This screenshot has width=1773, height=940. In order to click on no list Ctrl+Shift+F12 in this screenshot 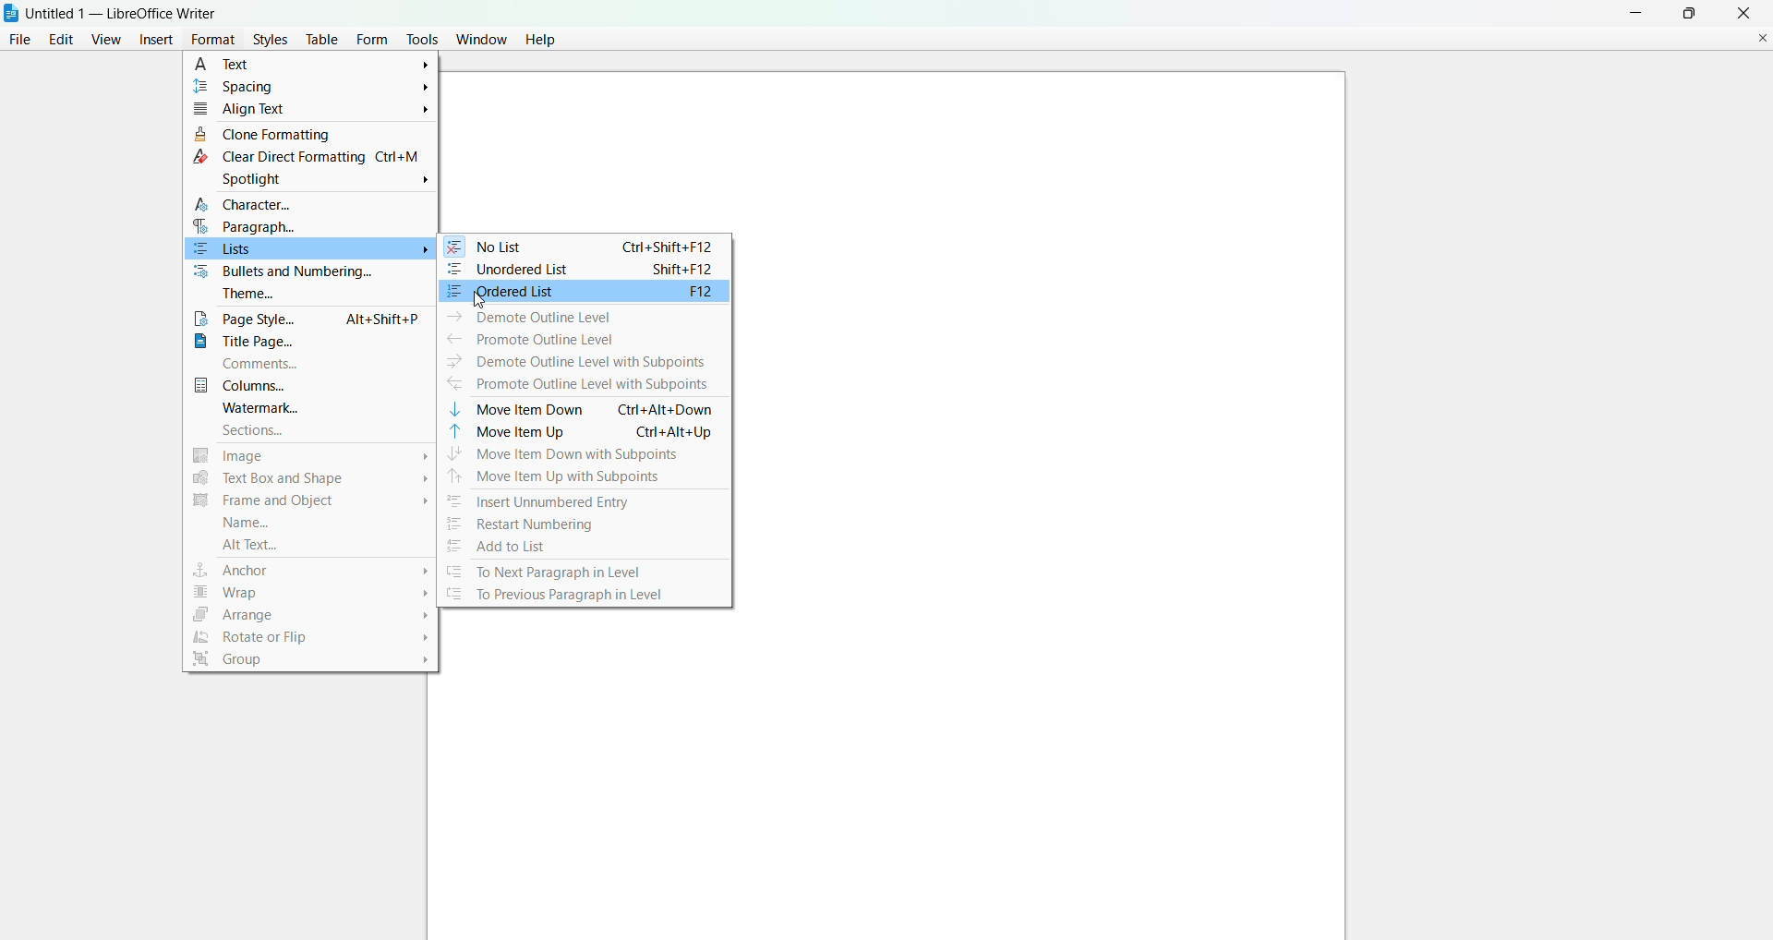, I will do `click(588, 247)`.